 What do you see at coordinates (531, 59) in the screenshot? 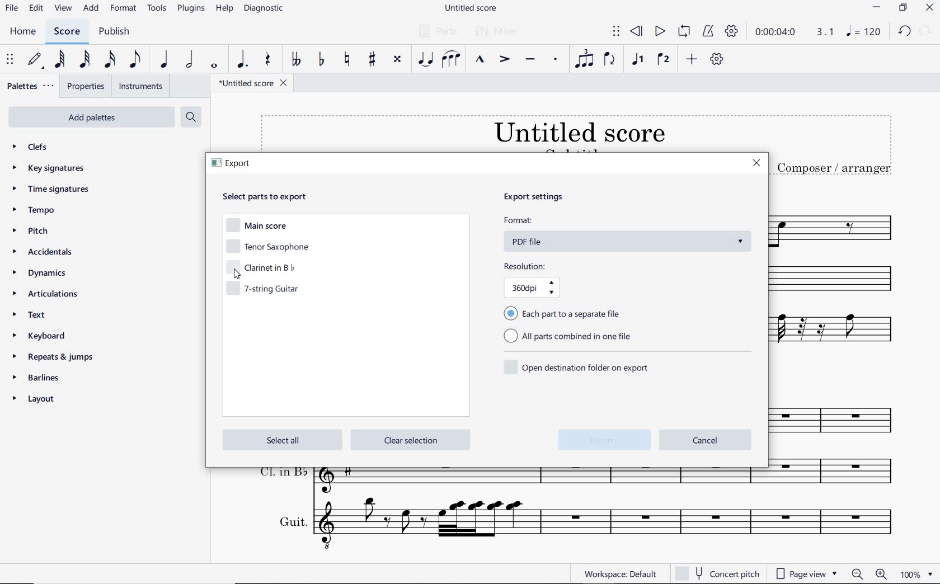
I see `TENUTO` at bounding box center [531, 59].